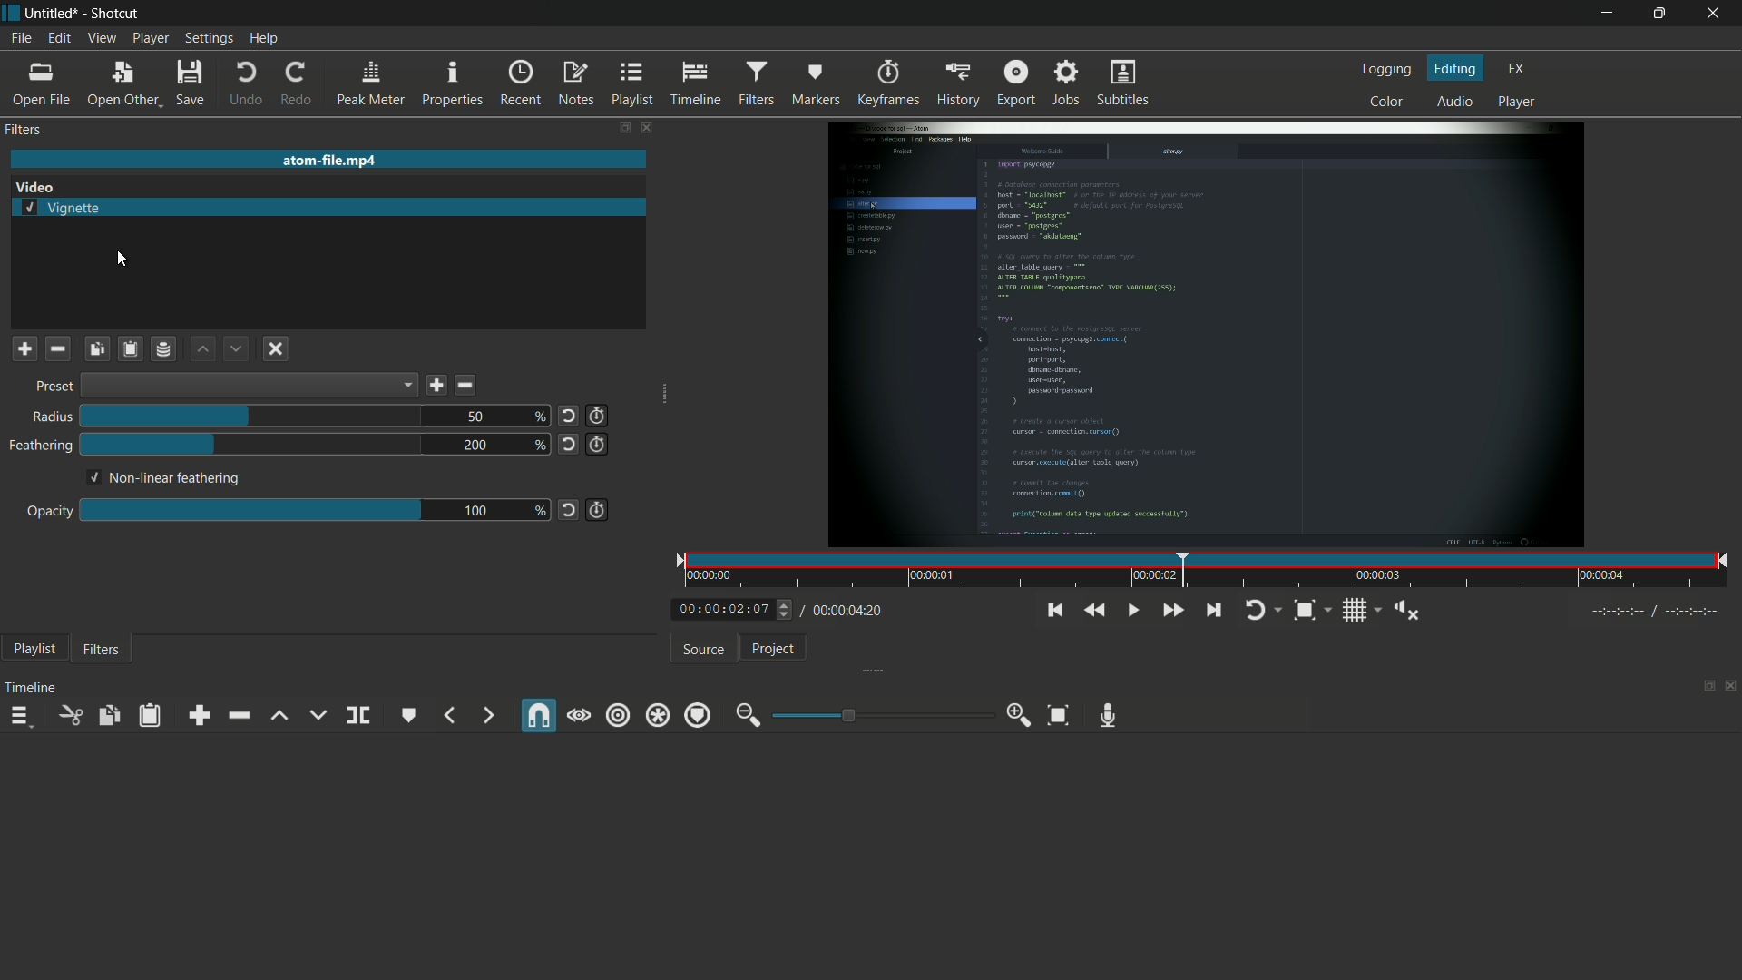  I want to click on toggle play or pause, so click(1131, 608).